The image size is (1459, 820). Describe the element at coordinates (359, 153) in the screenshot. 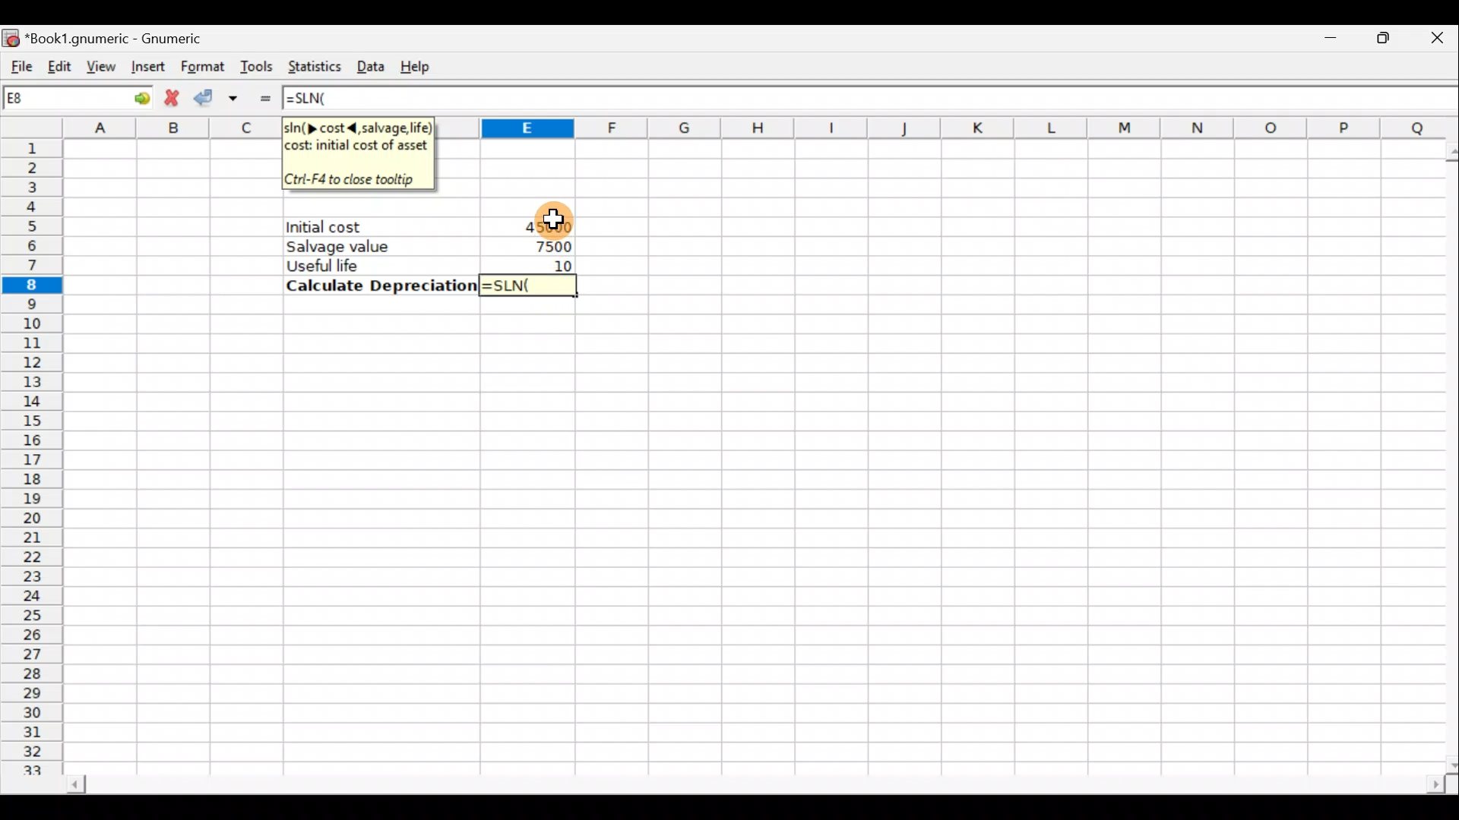

I see `sln(>cost<,salvage, life)cost: initial cost of asset. Ctrl+F4 to close tooltip` at that location.